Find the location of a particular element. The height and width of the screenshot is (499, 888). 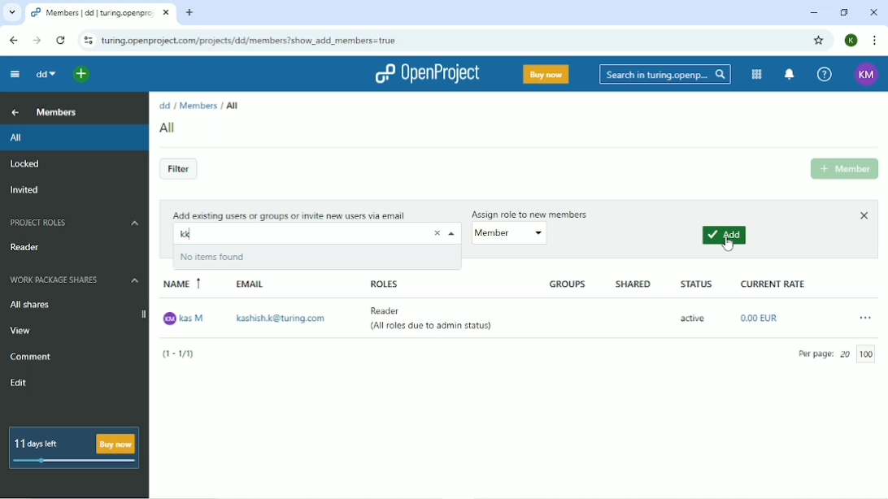

All is located at coordinates (73, 138).